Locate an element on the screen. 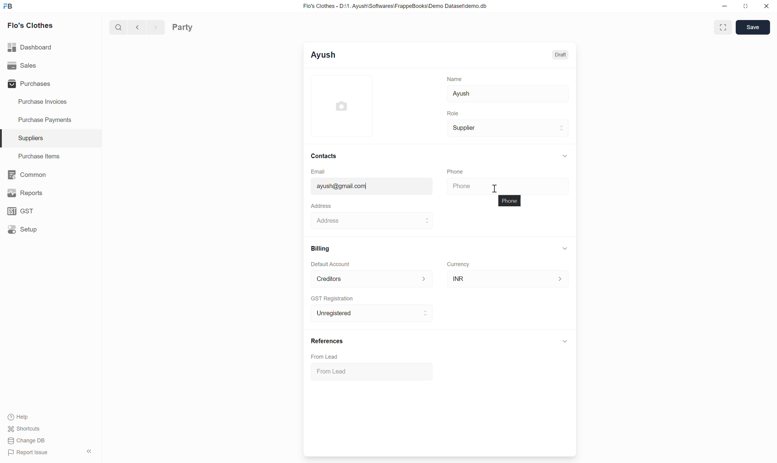 This screenshot has width=777, height=463. Phone is located at coordinates (507, 186).